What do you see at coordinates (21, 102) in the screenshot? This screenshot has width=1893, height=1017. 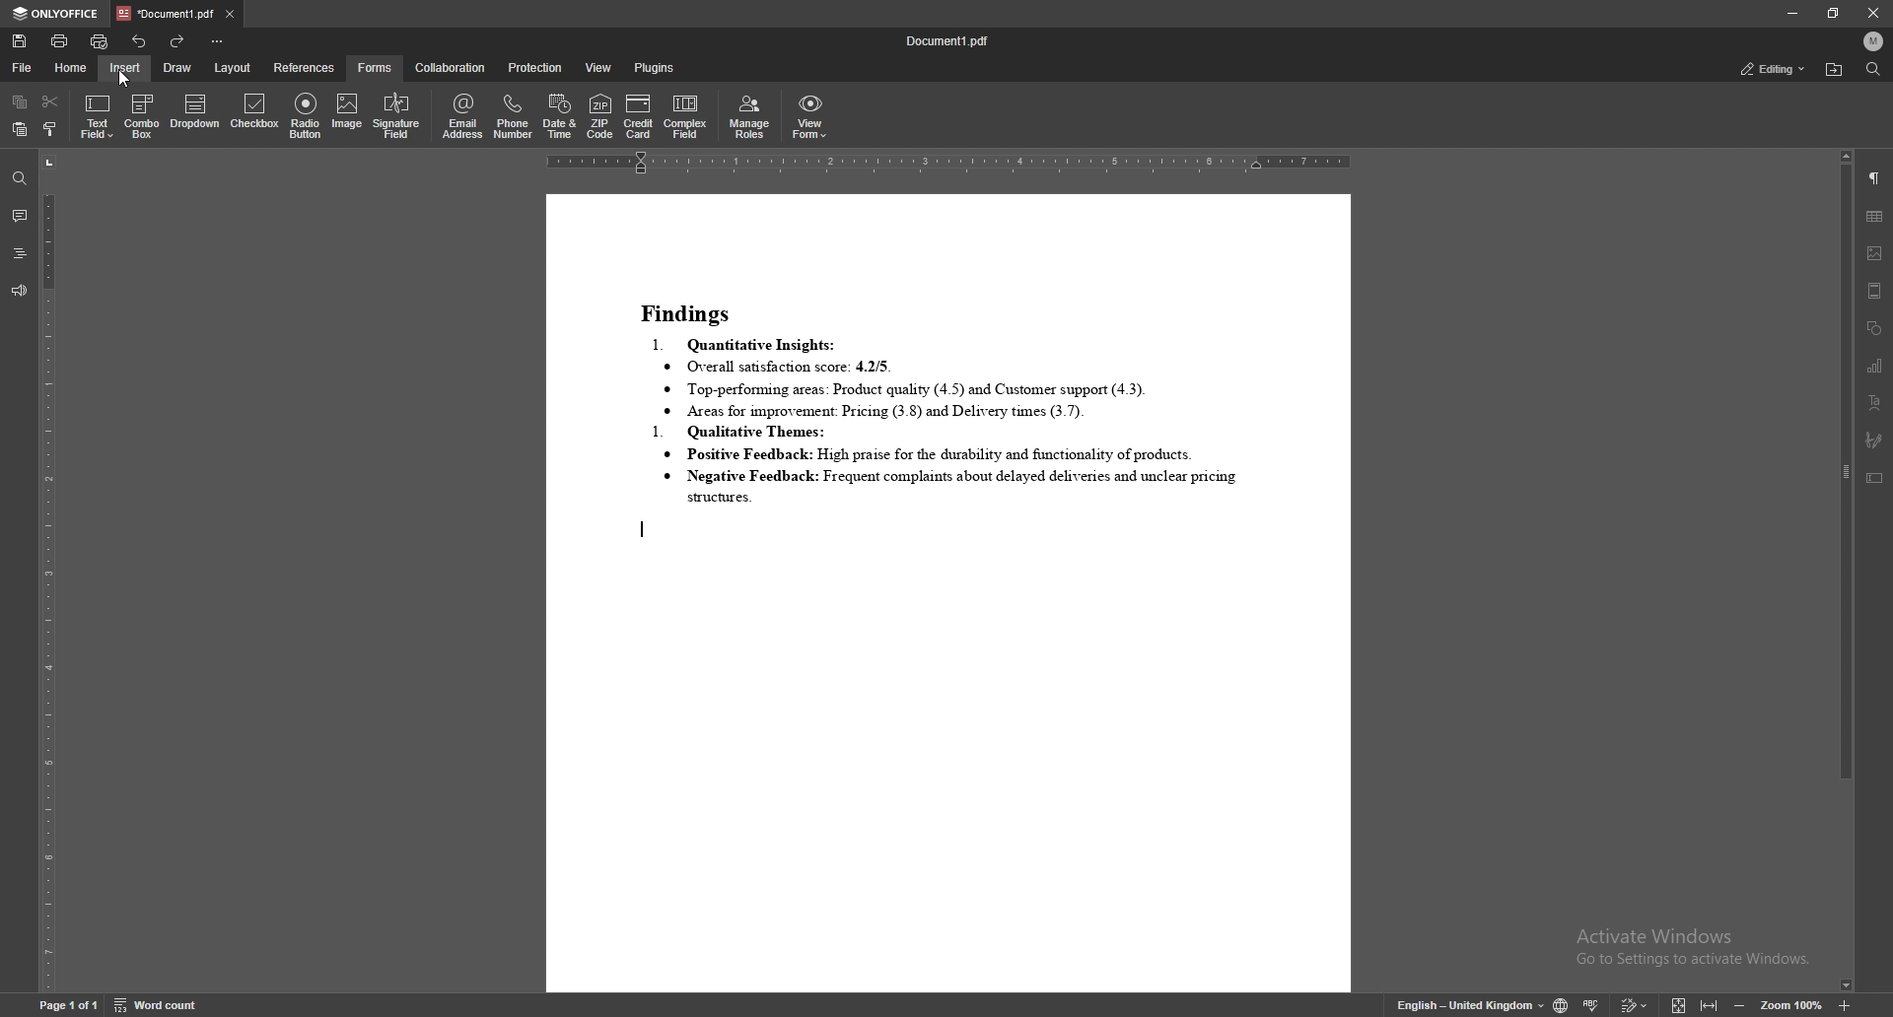 I see `copy` at bounding box center [21, 102].